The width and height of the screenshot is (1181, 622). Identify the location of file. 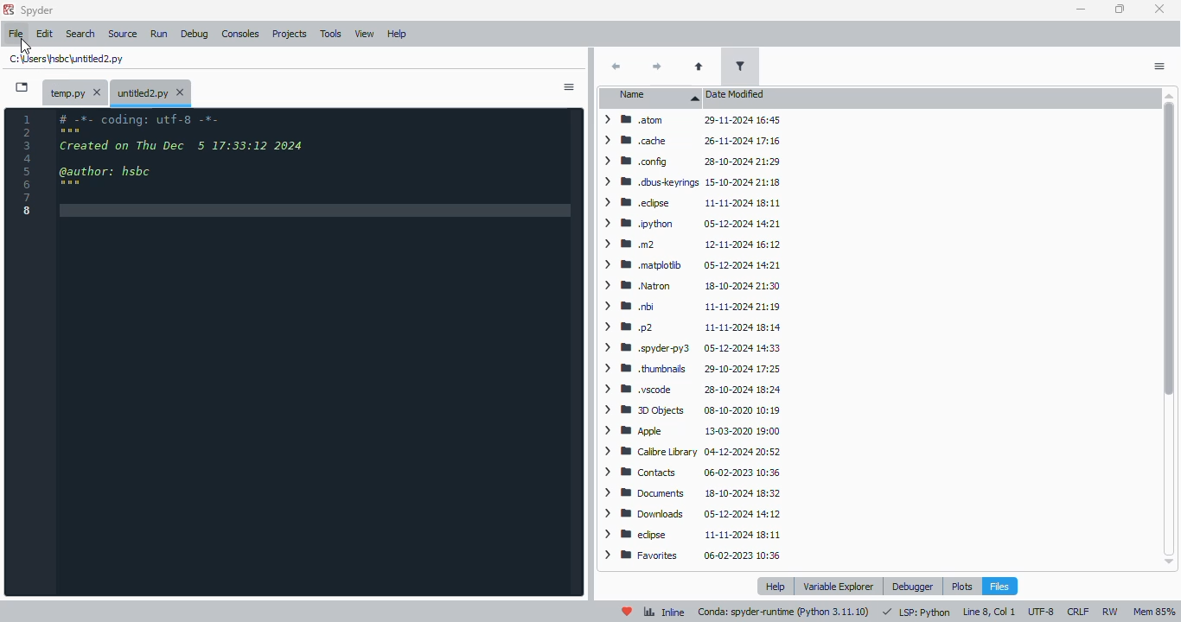
(15, 34).